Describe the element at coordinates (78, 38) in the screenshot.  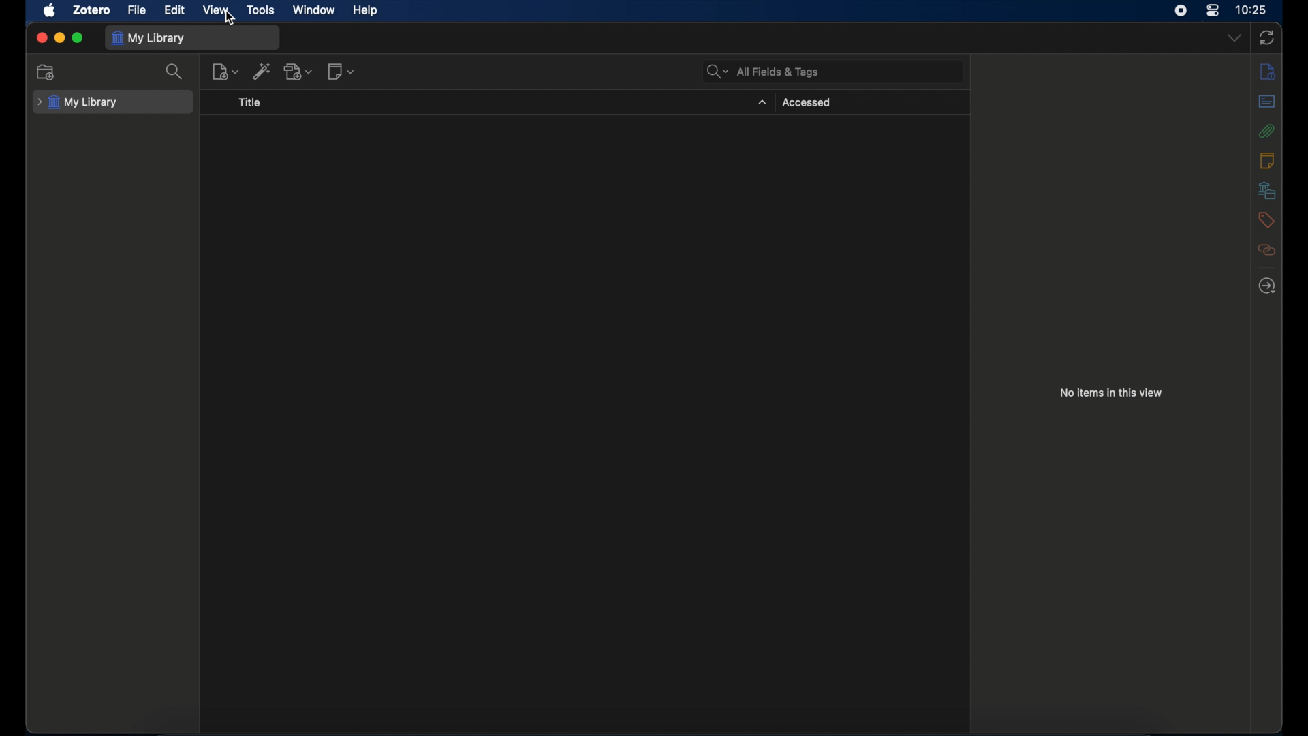
I see `maximize` at that location.